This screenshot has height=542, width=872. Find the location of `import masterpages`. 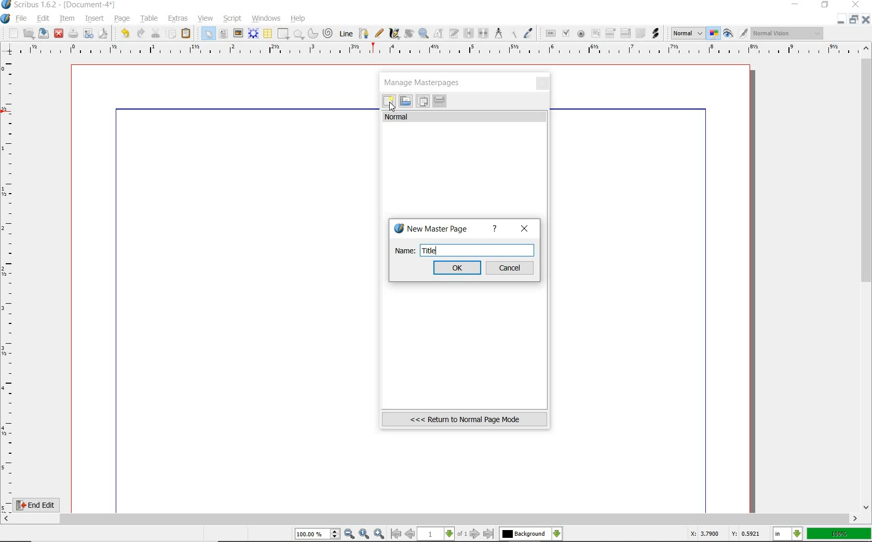

import masterpages is located at coordinates (405, 101).